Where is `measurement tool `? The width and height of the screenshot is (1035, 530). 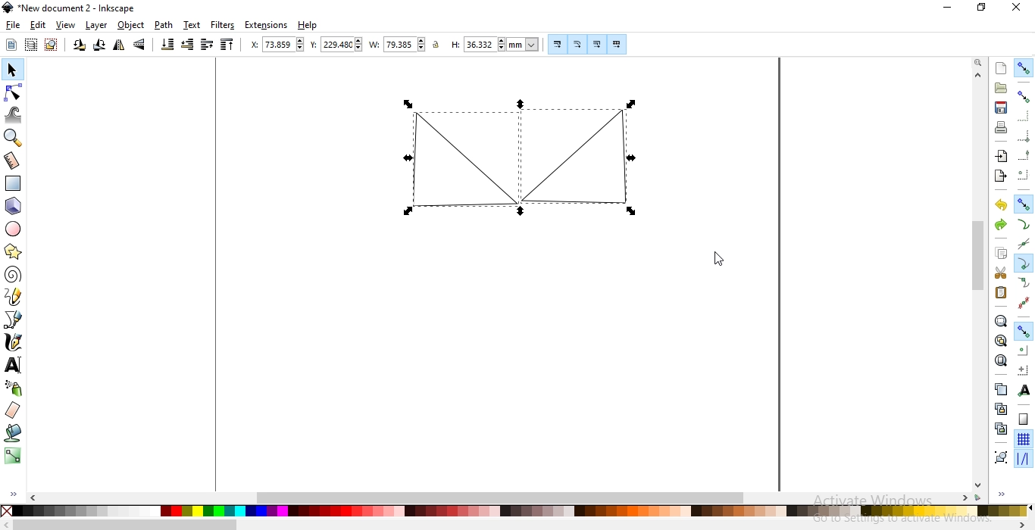 measurement tool  is located at coordinates (12, 161).